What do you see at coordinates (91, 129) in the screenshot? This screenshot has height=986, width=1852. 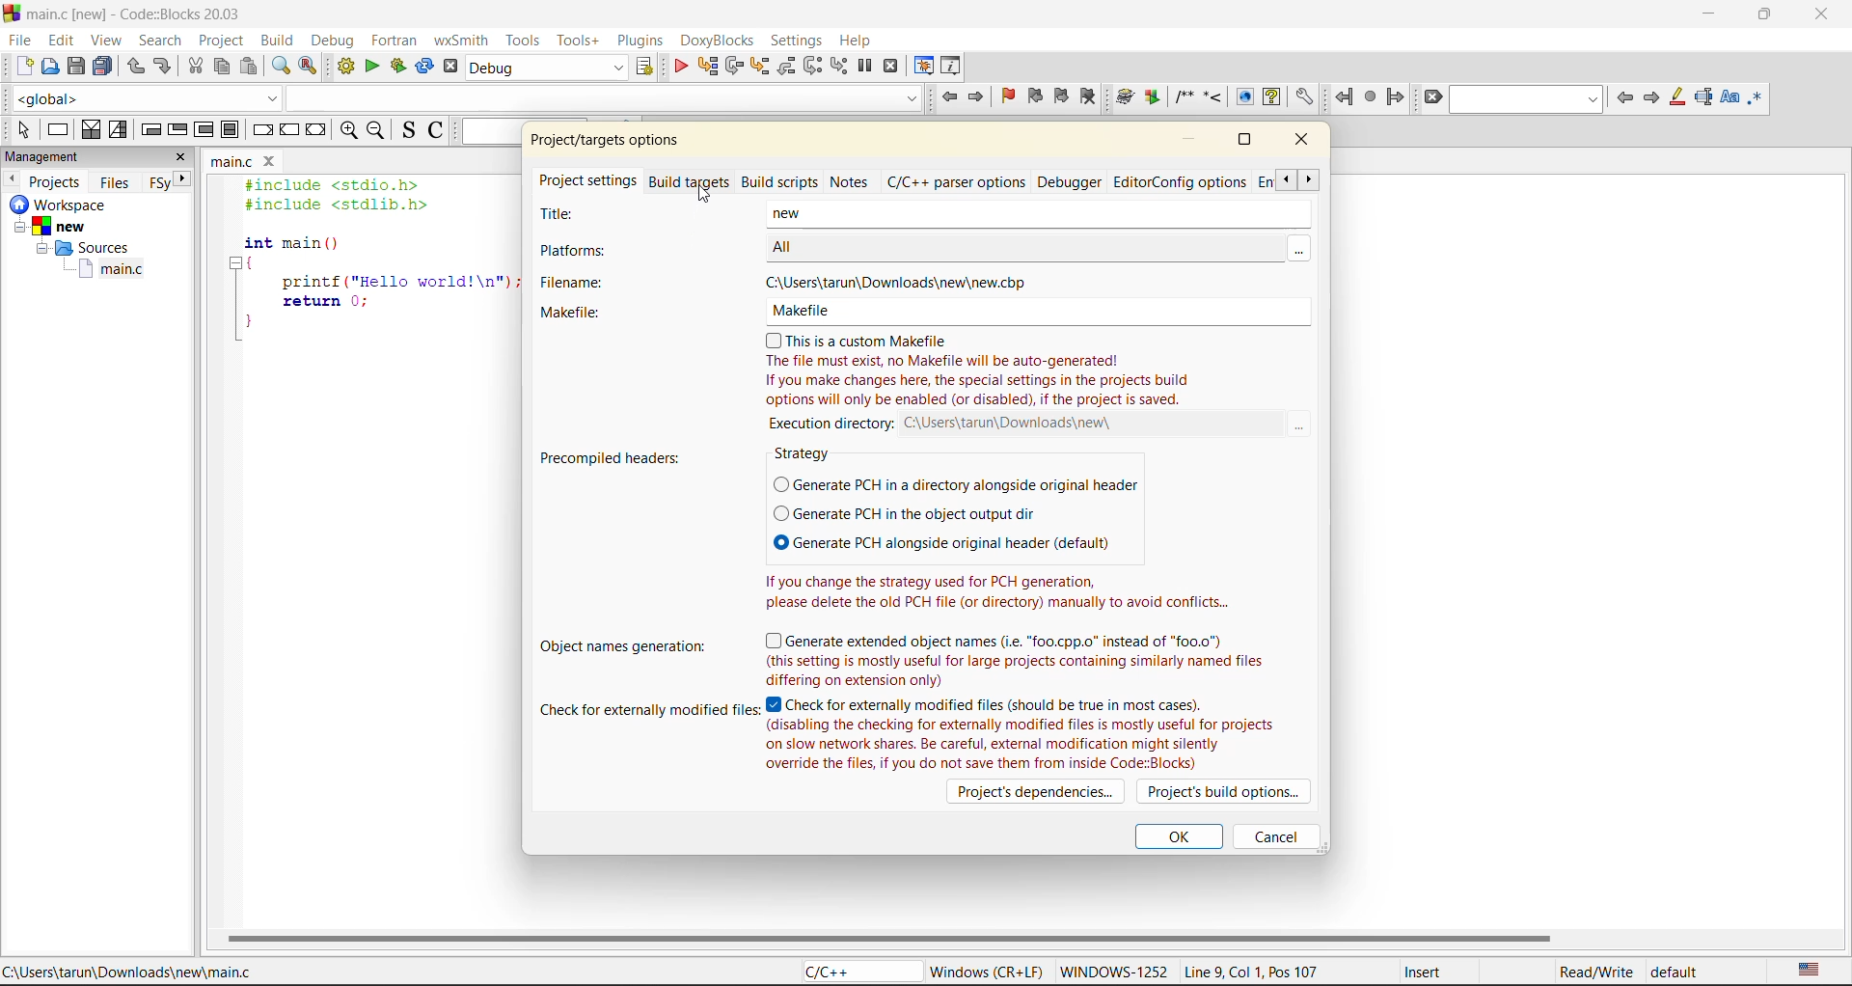 I see `decision` at bounding box center [91, 129].